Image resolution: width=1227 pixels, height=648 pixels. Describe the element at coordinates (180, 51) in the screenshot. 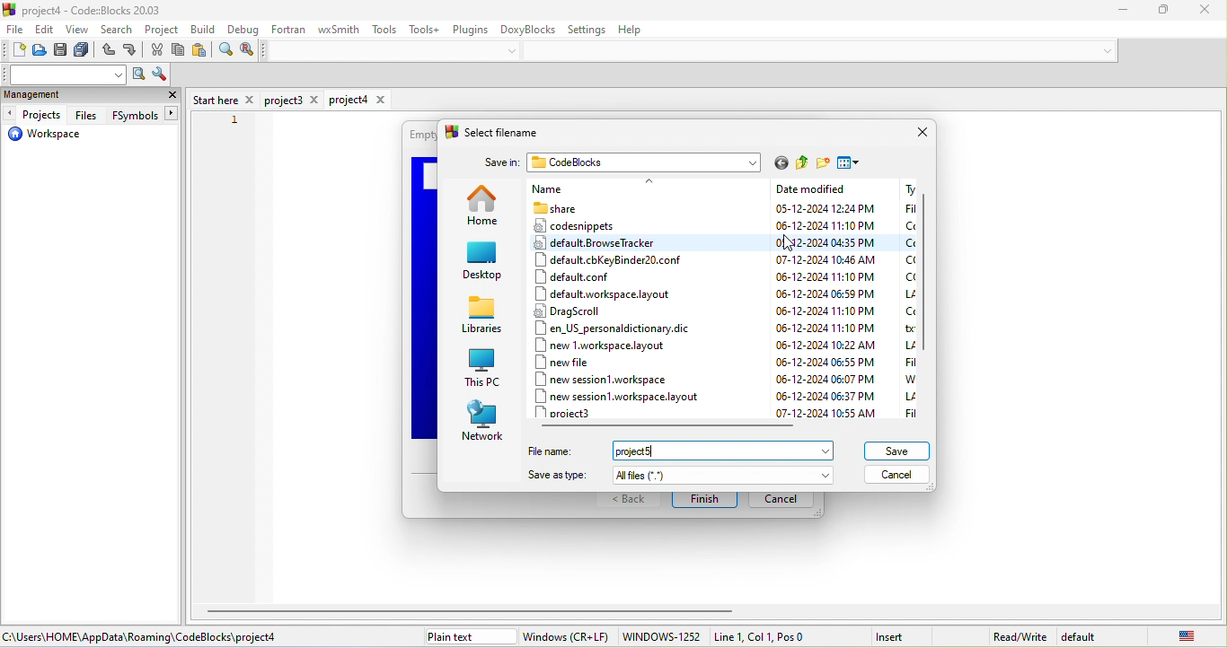

I see `copy` at that location.